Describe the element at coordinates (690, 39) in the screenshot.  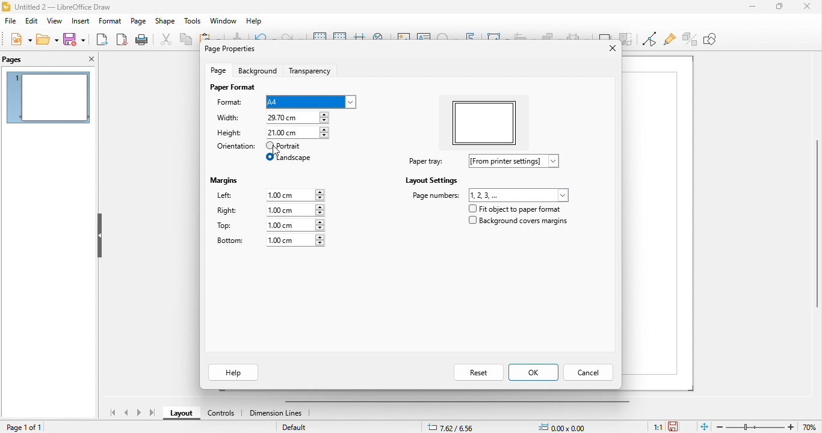
I see `toggle extrusions` at that location.